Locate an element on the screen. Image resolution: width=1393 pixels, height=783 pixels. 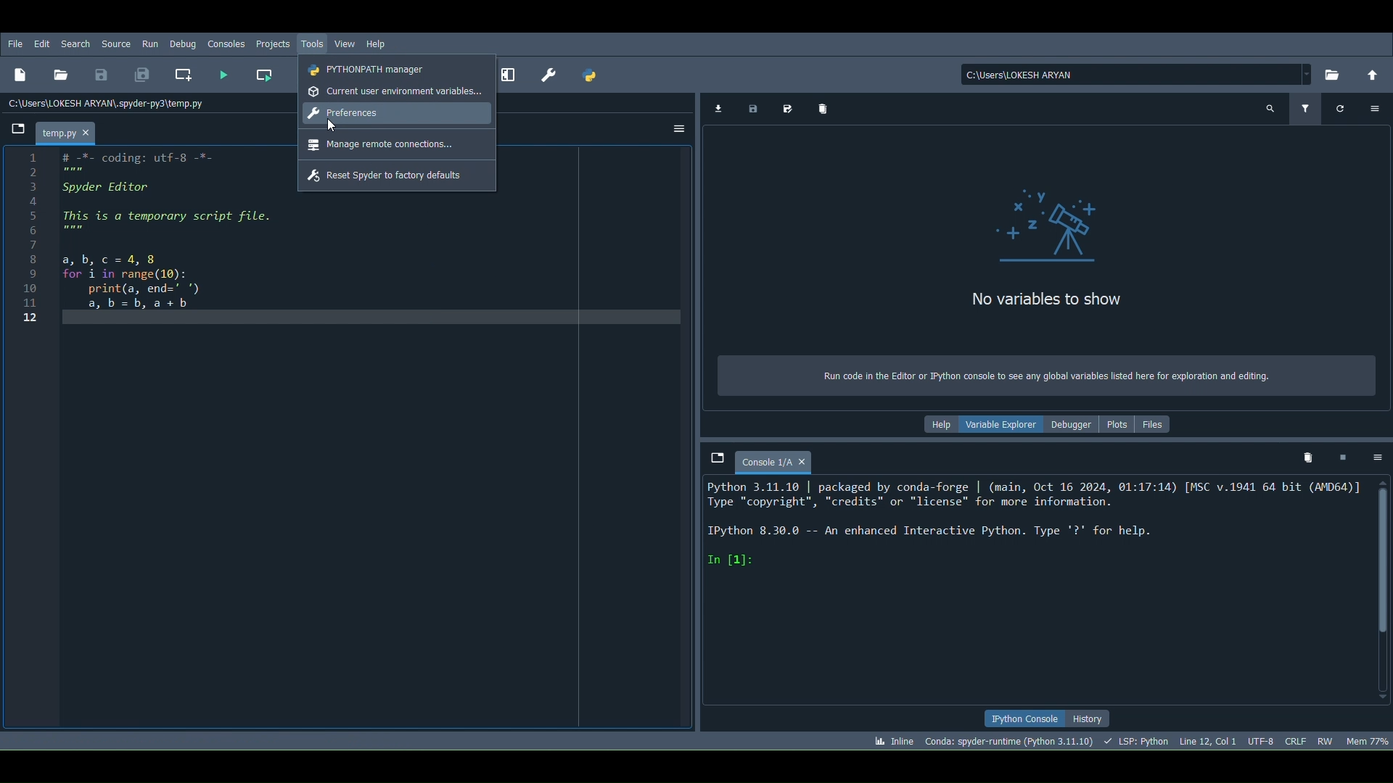
Browse tabs is located at coordinates (718, 457).